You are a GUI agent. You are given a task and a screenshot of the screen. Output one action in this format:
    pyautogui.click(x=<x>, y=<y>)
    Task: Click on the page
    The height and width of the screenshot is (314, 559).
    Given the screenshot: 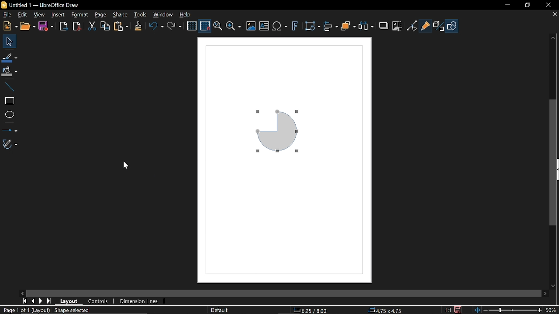 What is the action you would take?
    pyautogui.click(x=100, y=14)
    